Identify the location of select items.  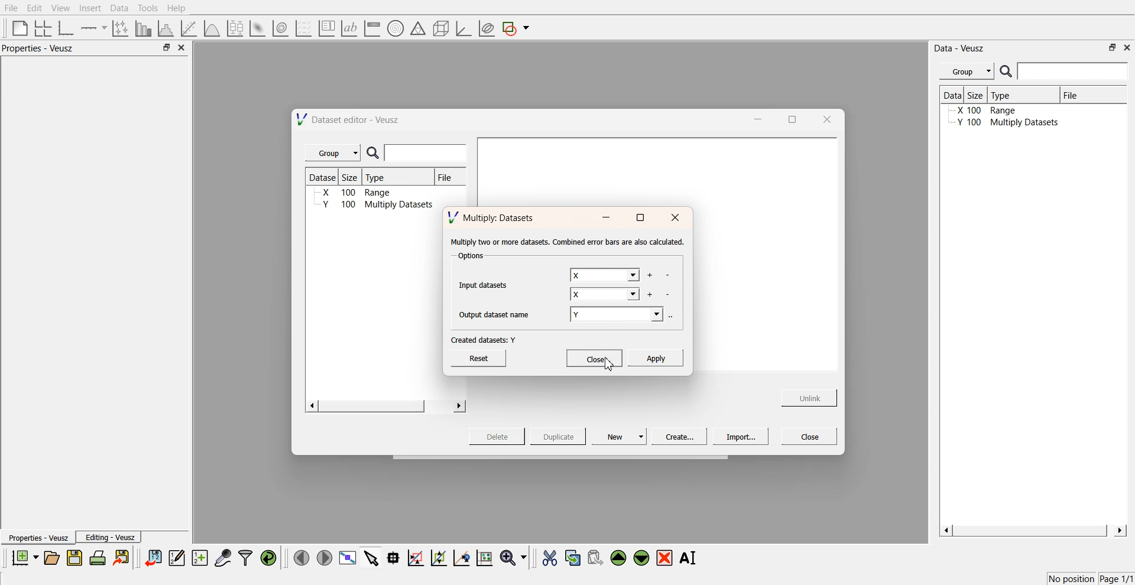
(371, 557).